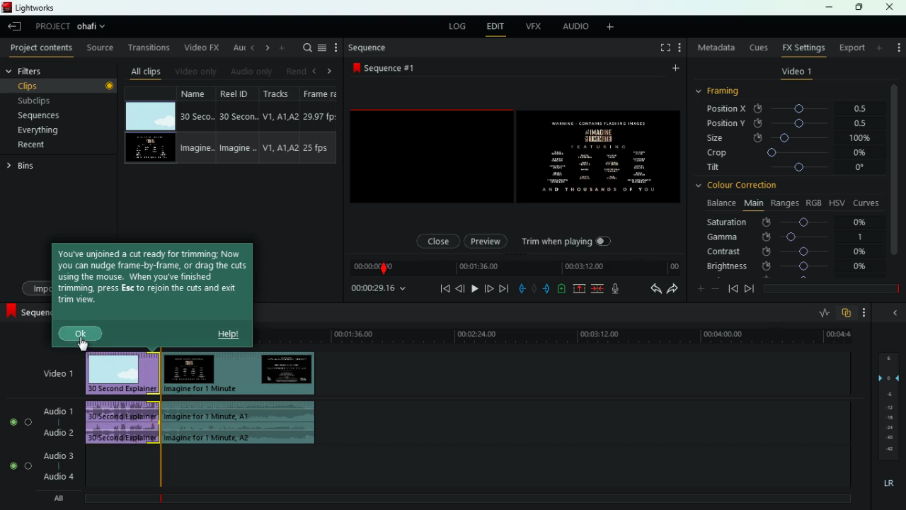 The width and height of the screenshot is (906, 510). Describe the element at coordinates (665, 49) in the screenshot. I see `full screen` at that location.